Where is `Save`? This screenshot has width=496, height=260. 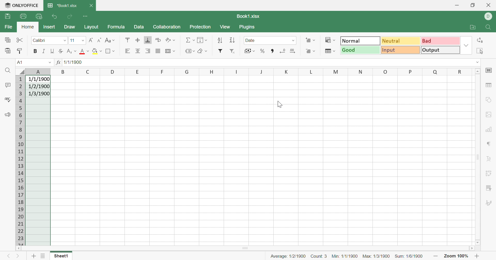 Save is located at coordinates (8, 16).